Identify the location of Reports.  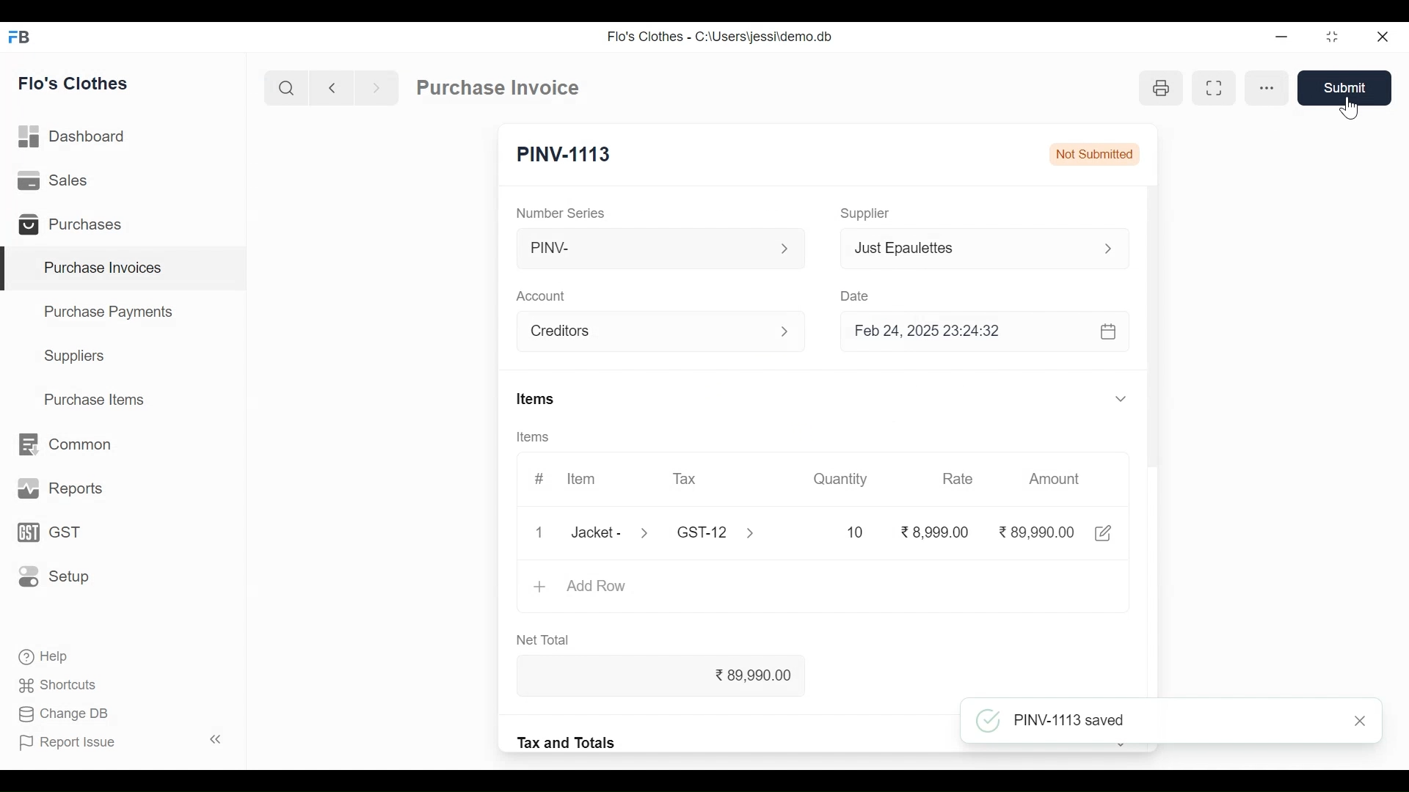
(57, 487).